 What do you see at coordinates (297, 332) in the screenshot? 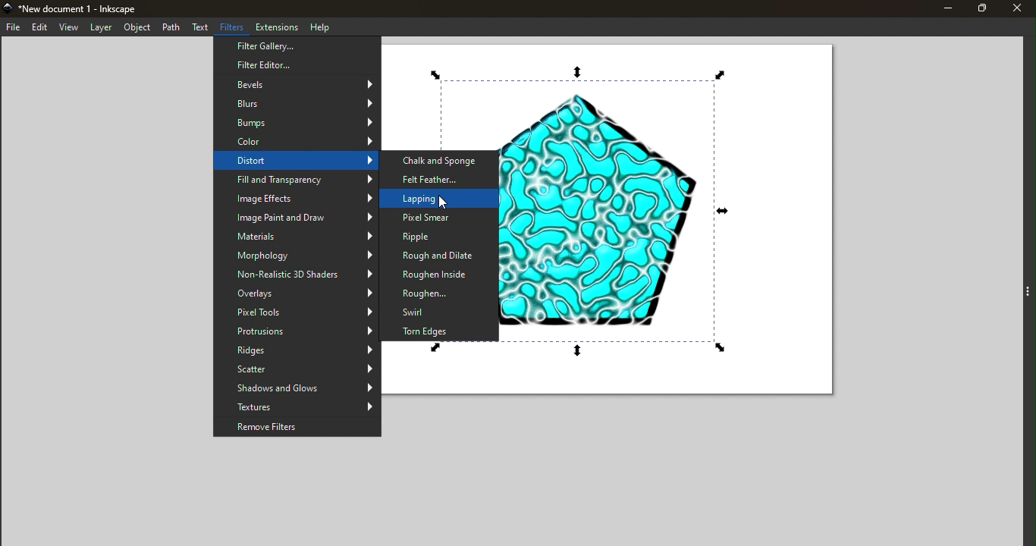
I see `Protrusions` at bounding box center [297, 332].